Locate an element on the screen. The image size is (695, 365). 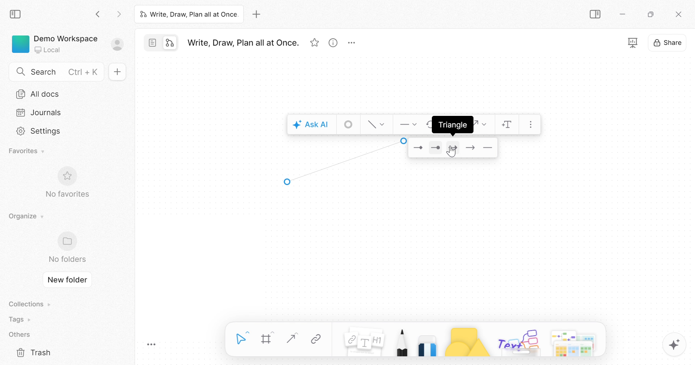
Organize is located at coordinates (24, 216).